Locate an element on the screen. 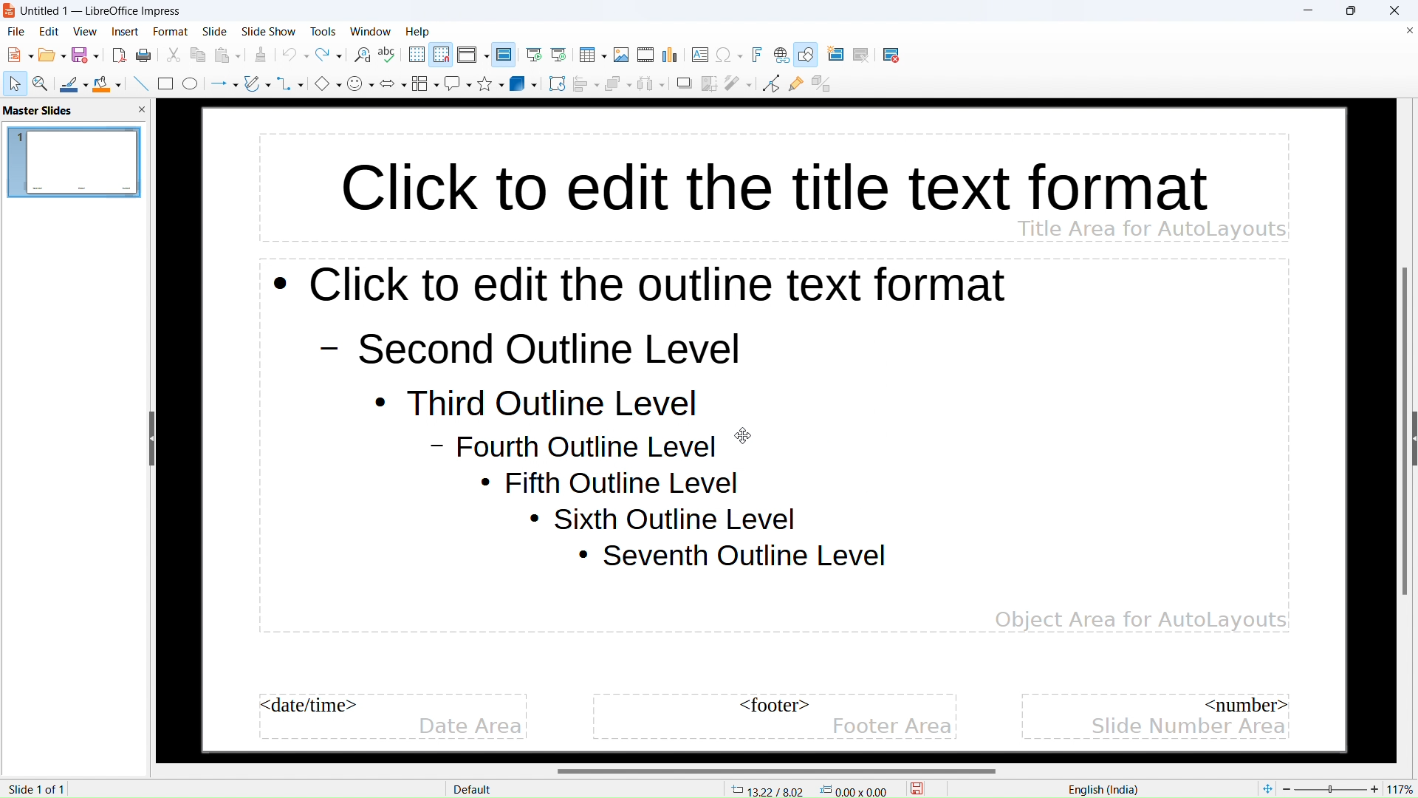 The width and height of the screenshot is (1418, 798). symbol shapes is located at coordinates (360, 83).